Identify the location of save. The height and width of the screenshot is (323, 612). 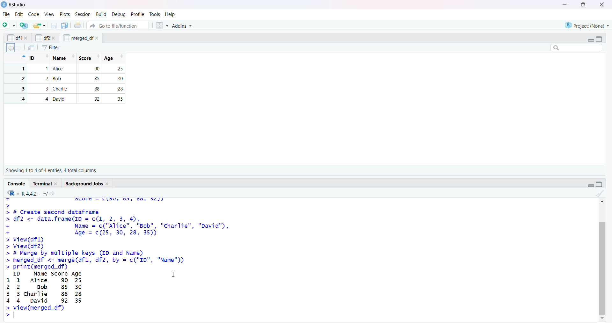
(54, 25).